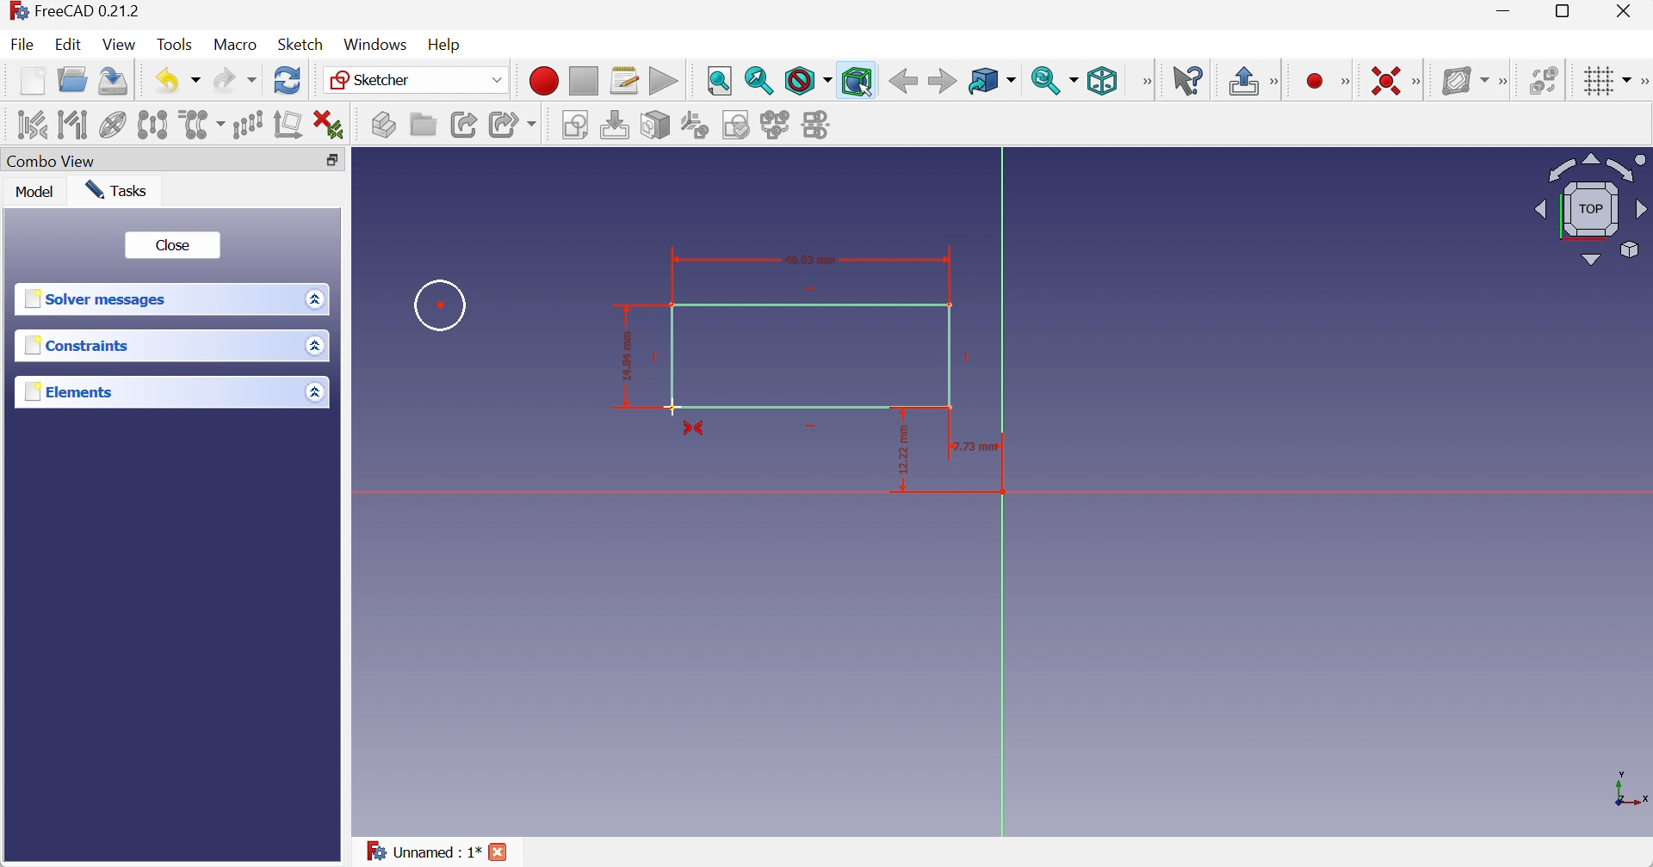  I want to click on Sketch, so click(300, 44).